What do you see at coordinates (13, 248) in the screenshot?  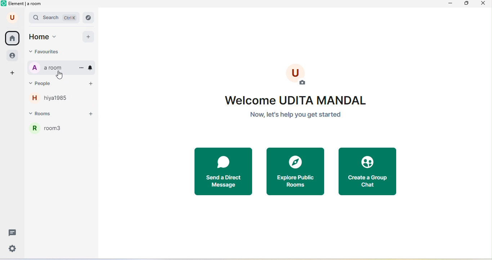 I see `settings` at bounding box center [13, 248].